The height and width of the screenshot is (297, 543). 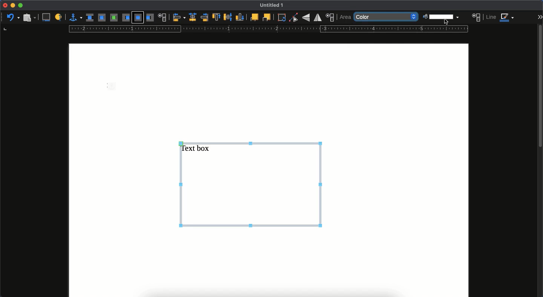 I want to click on none, so click(x=387, y=17).